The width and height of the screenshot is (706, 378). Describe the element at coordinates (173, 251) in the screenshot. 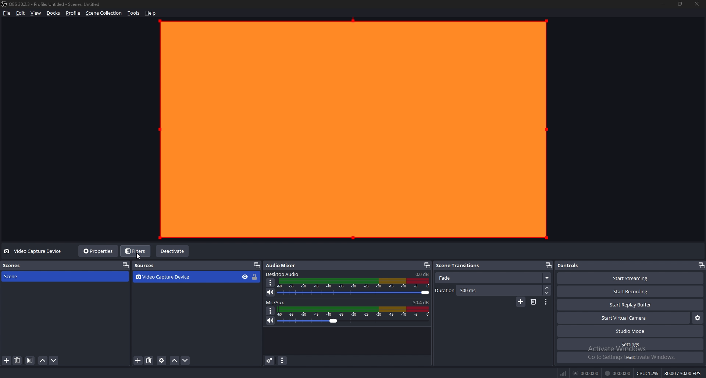

I see `deactivate` at that location.